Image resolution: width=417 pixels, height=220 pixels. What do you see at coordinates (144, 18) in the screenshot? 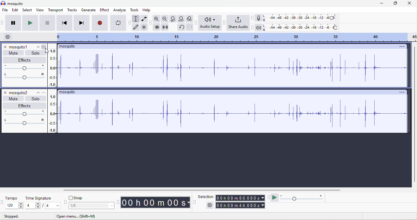
I see `envelop` at bounding box center [144, 18].